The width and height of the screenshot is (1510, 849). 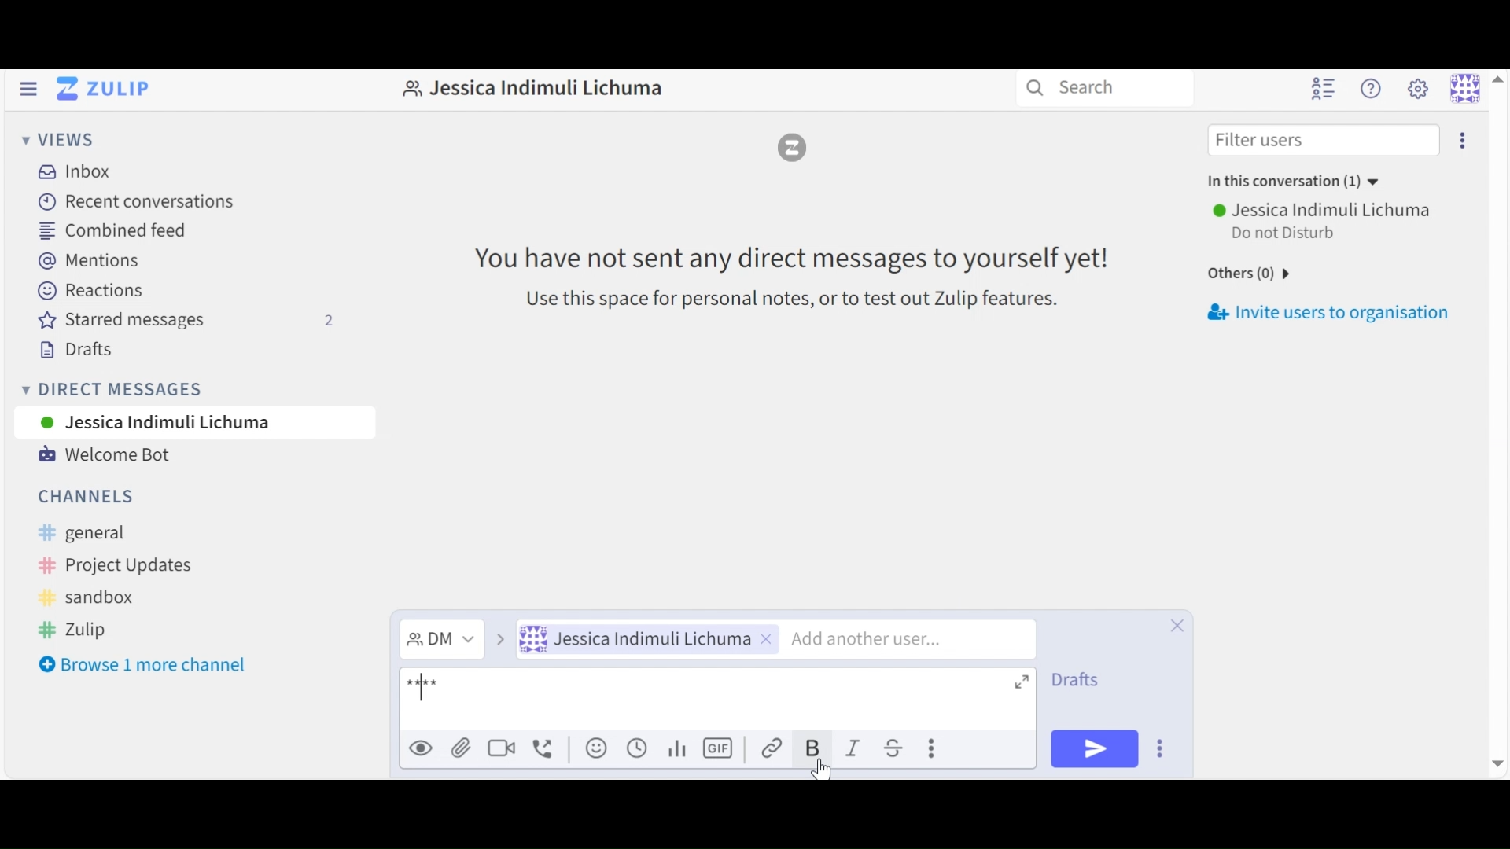 I want to click on filter users, so click(x=1265, y=140).